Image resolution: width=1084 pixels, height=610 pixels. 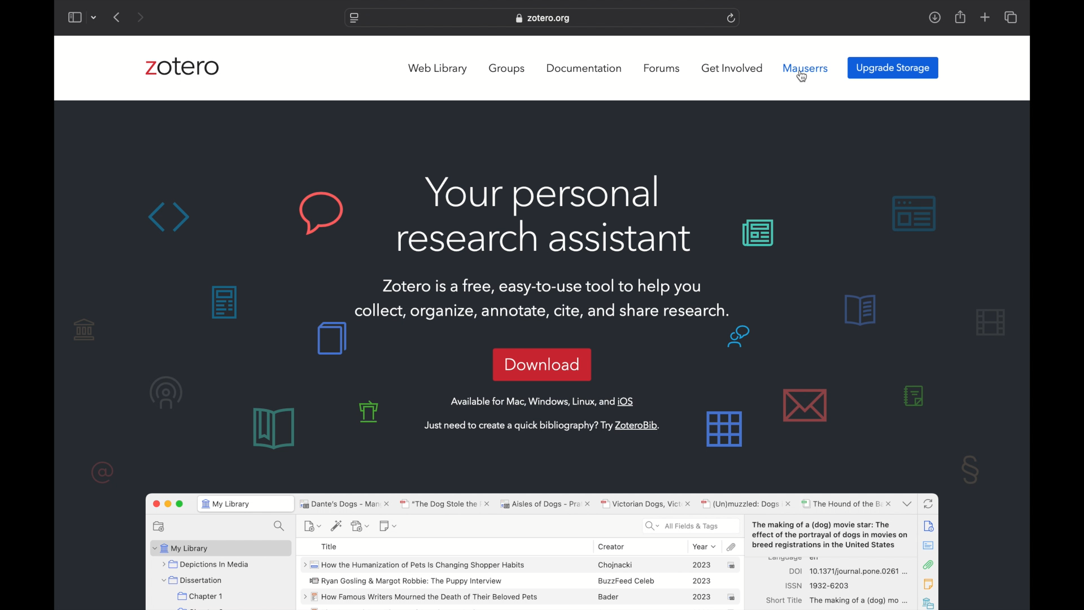 What do you see at coordinates (544, 18) in the screenshot?
I see `web address` at bounding box center [544, 18].